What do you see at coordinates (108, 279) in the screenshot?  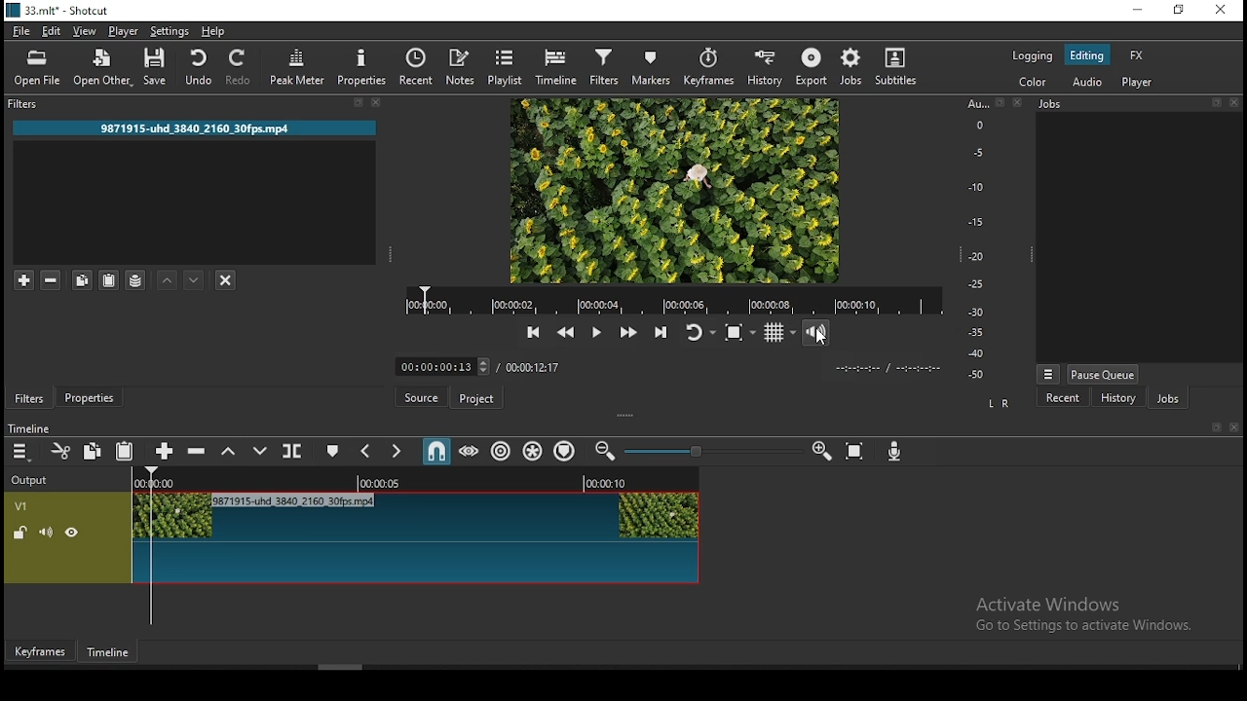 I see `paste filter` at bounding box center [108, 279].